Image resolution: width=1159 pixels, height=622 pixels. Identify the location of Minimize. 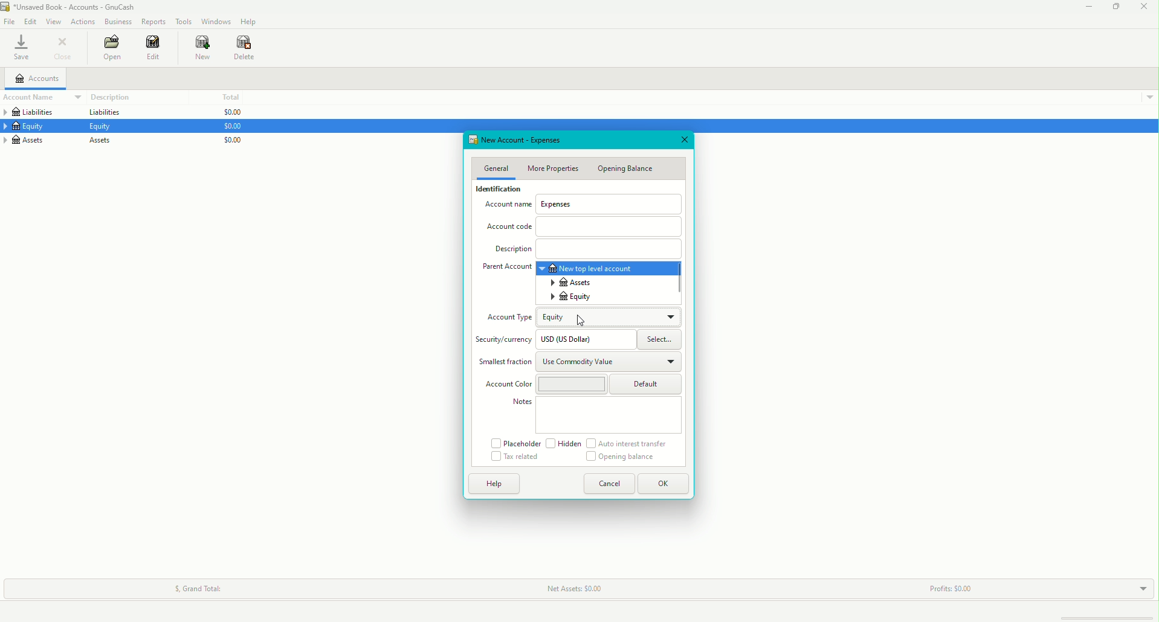
(1086, 7).